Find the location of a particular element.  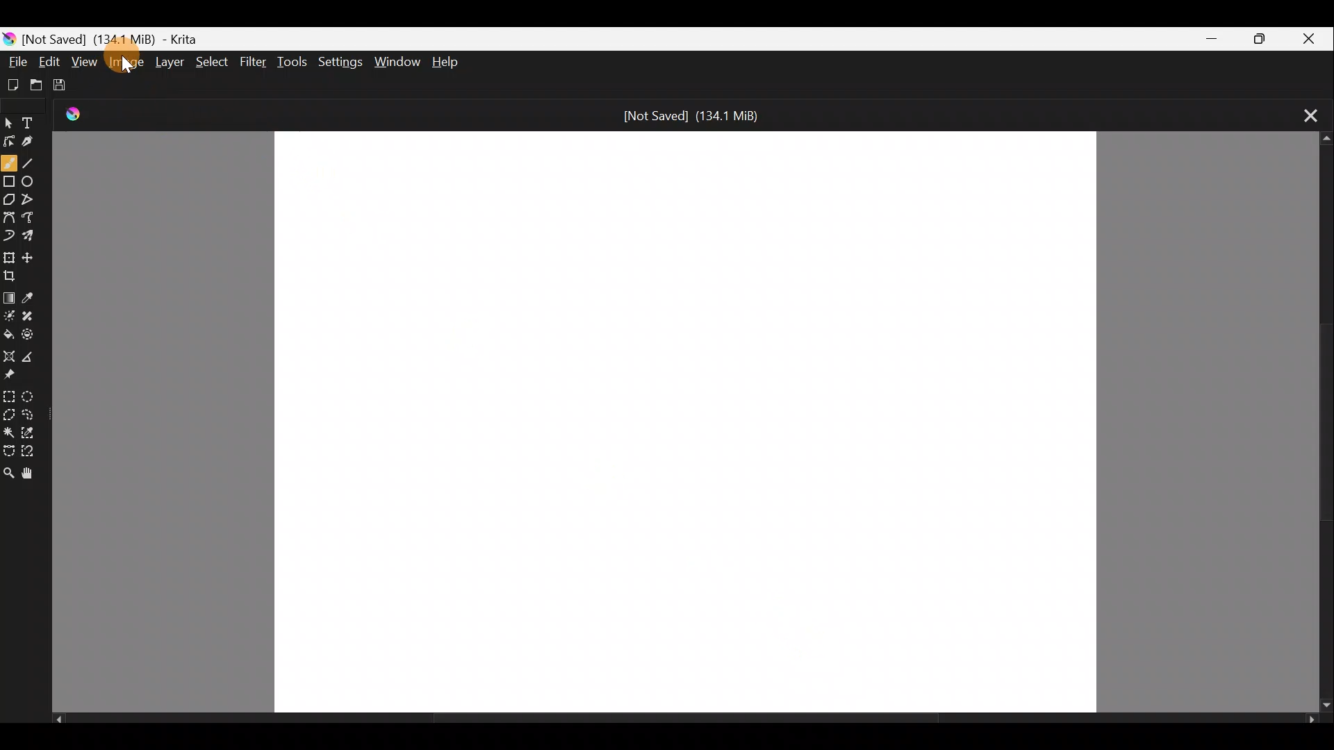

Magnetic curve selection tool is located at coordinates (34, 452).